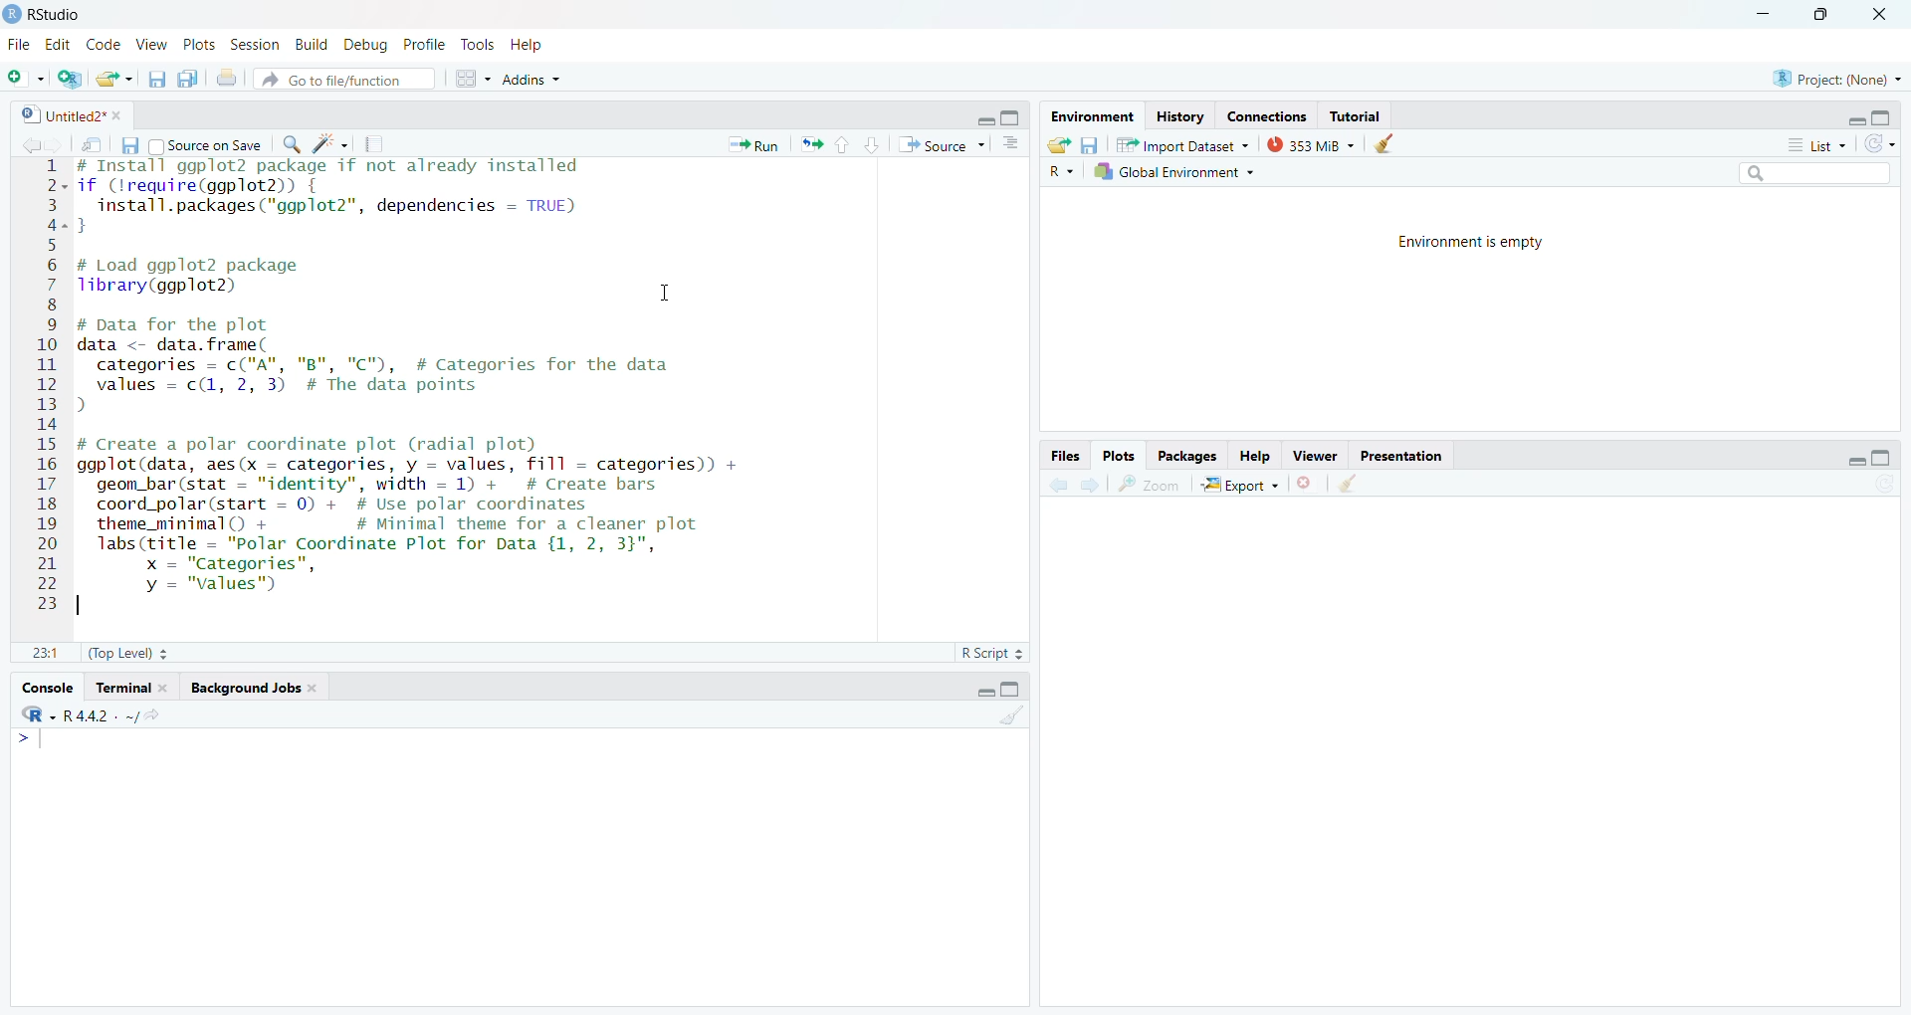 The height and width of the screenshot is (1015, 1911). Describe the element at coordinates (810, 145) in the screenshot. I see `re run the previous code` at that location.